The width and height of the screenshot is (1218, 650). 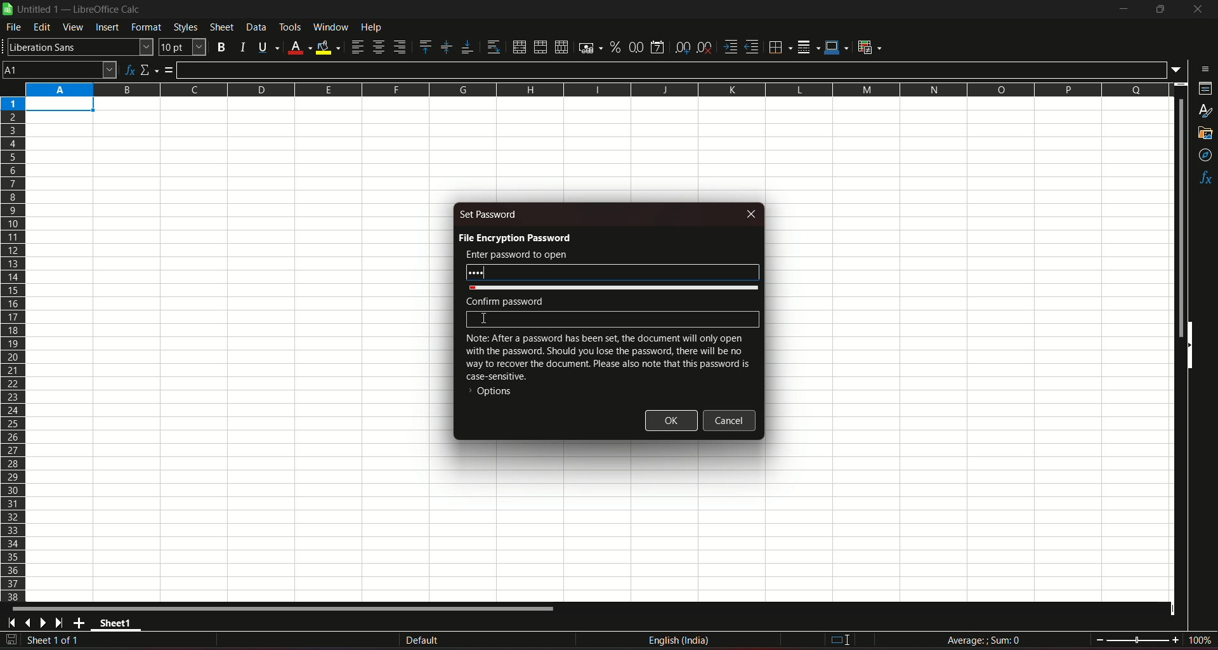 What do you see at coordinates (107, 28) in the screenshot?
I see `insert` at bounding box center [107, 28].